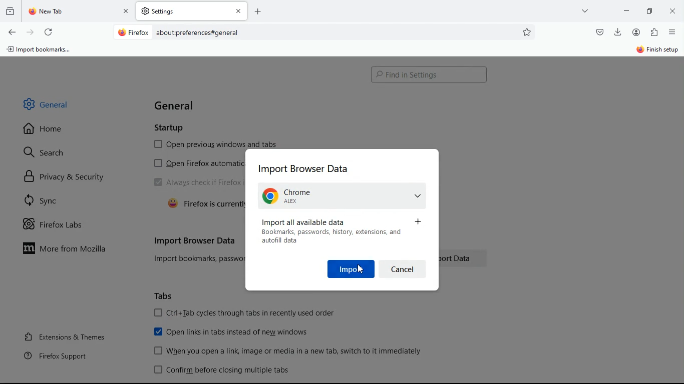 The image size is (684, 384). I want to click on About:preferences, so click(183, 32).